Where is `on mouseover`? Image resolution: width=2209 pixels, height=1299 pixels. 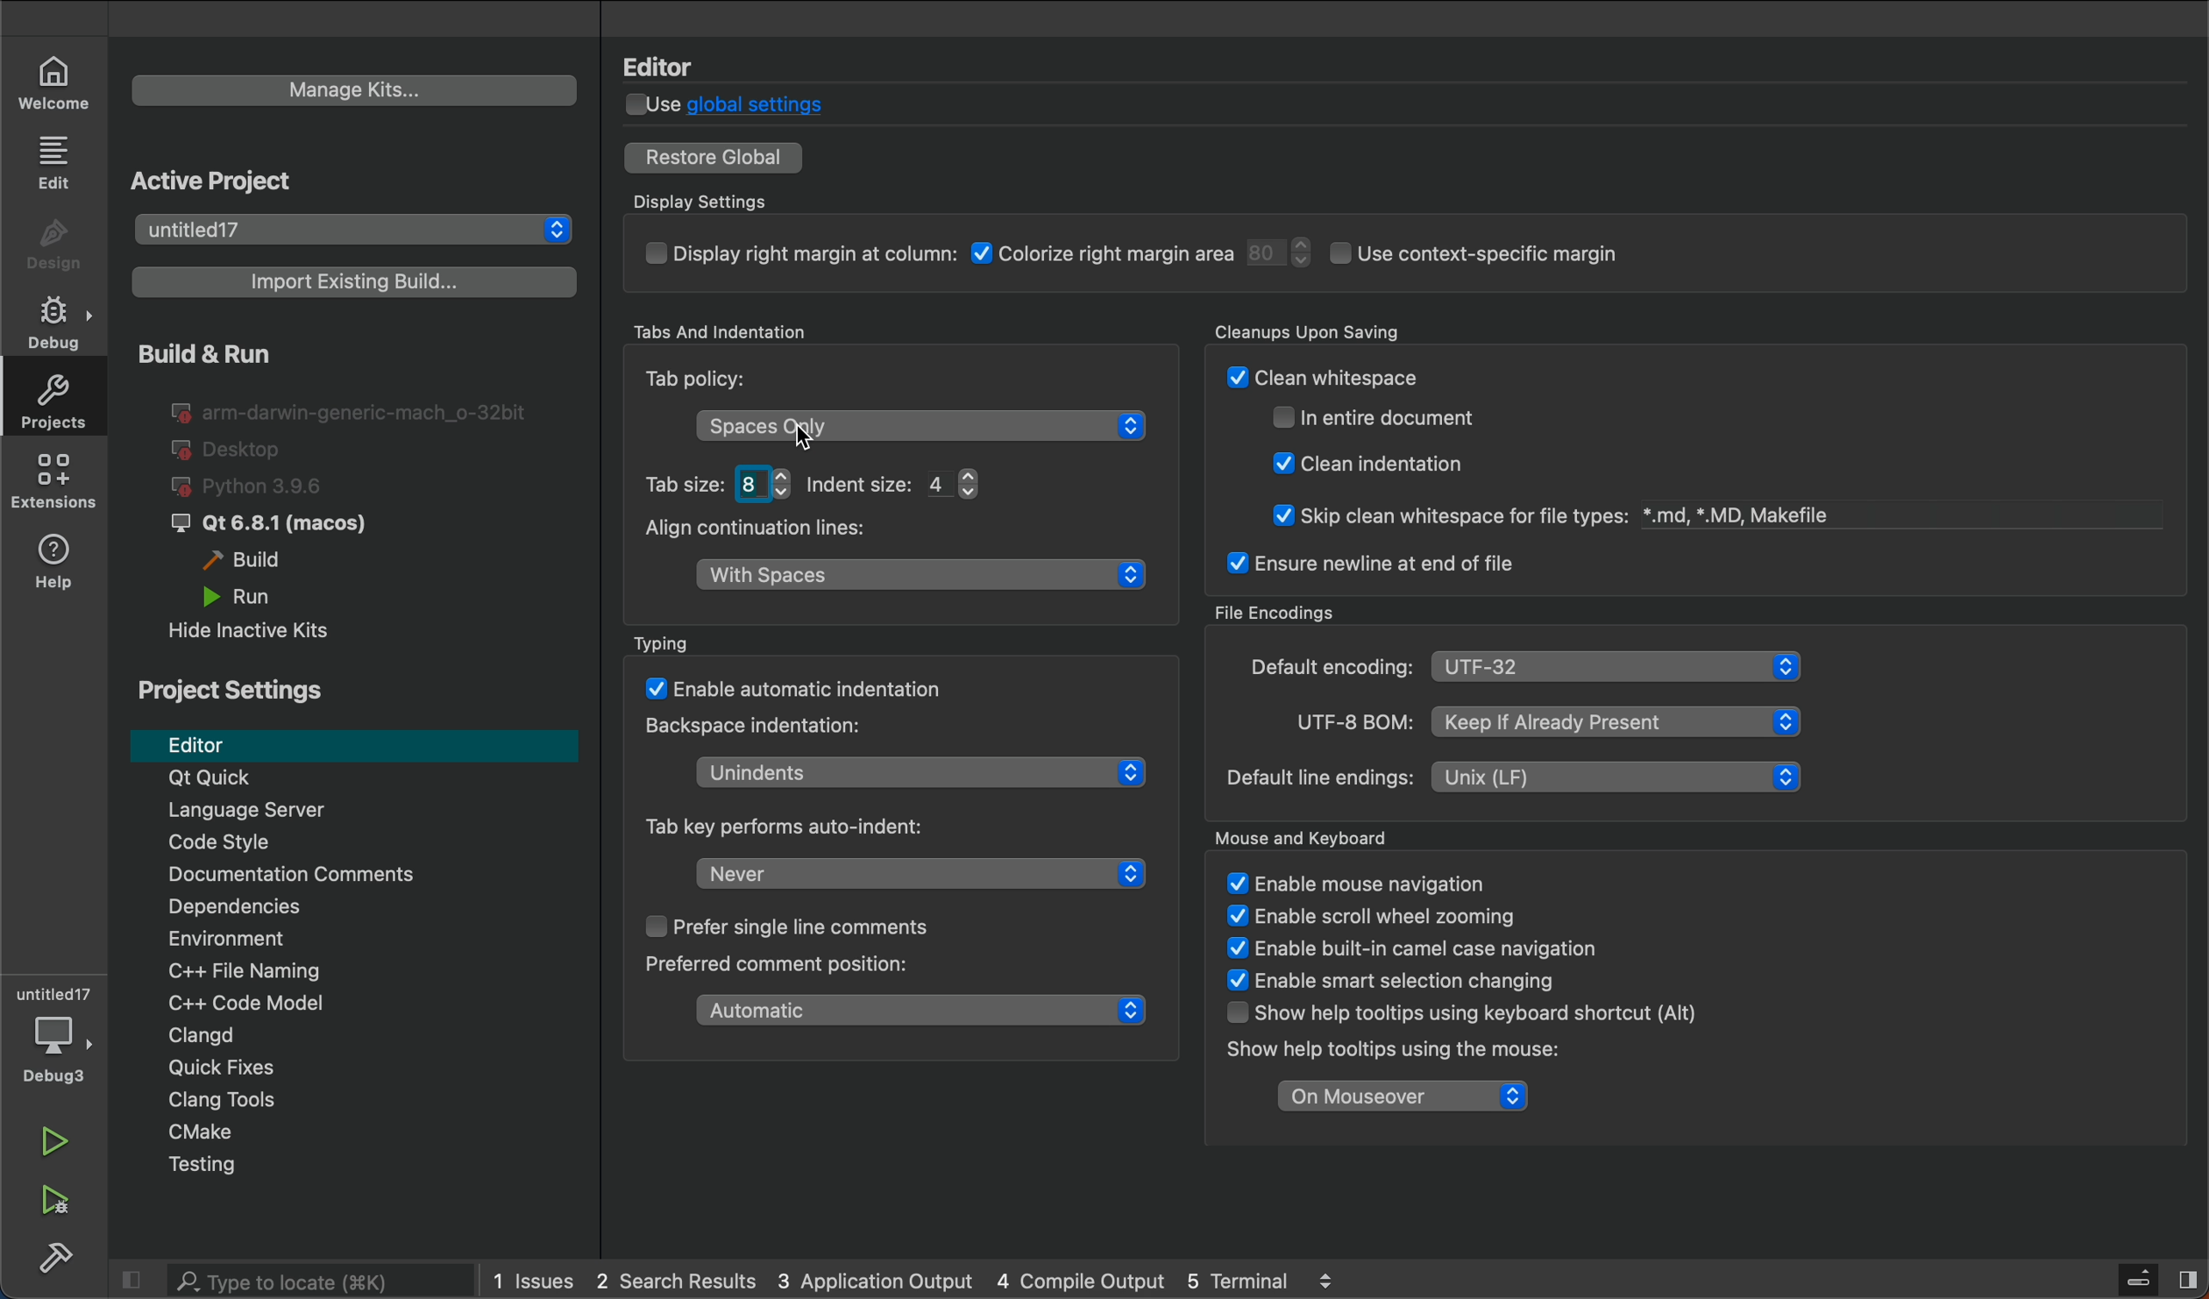
on mouseover is located at coordinates (1397, 1096).